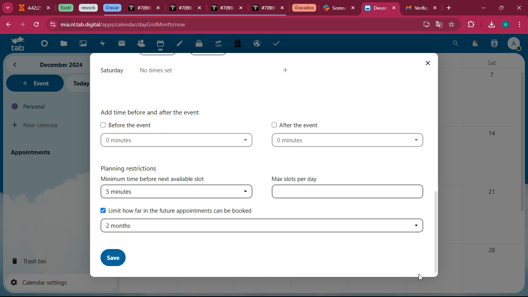 This screenshot has width=528, height=297. Describe the element at coordinates (163, 72) in the screenshot. I see `no times set` at that location.